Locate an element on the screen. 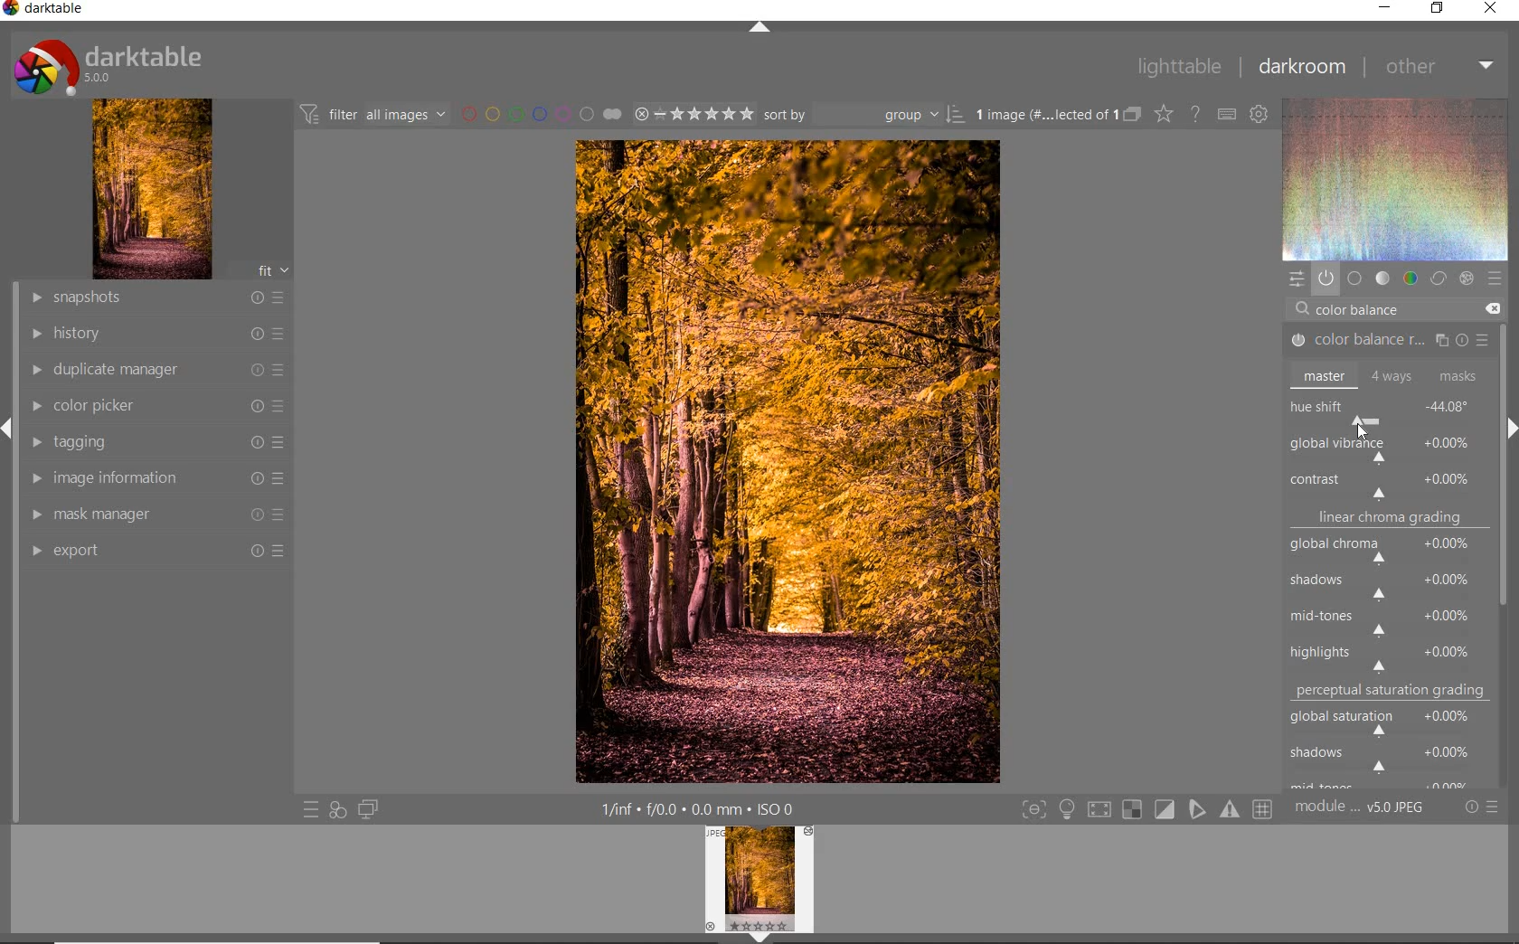 This screenshot has width=1519, height=944. quick access for applying any style is located at coordinates (338, 810).